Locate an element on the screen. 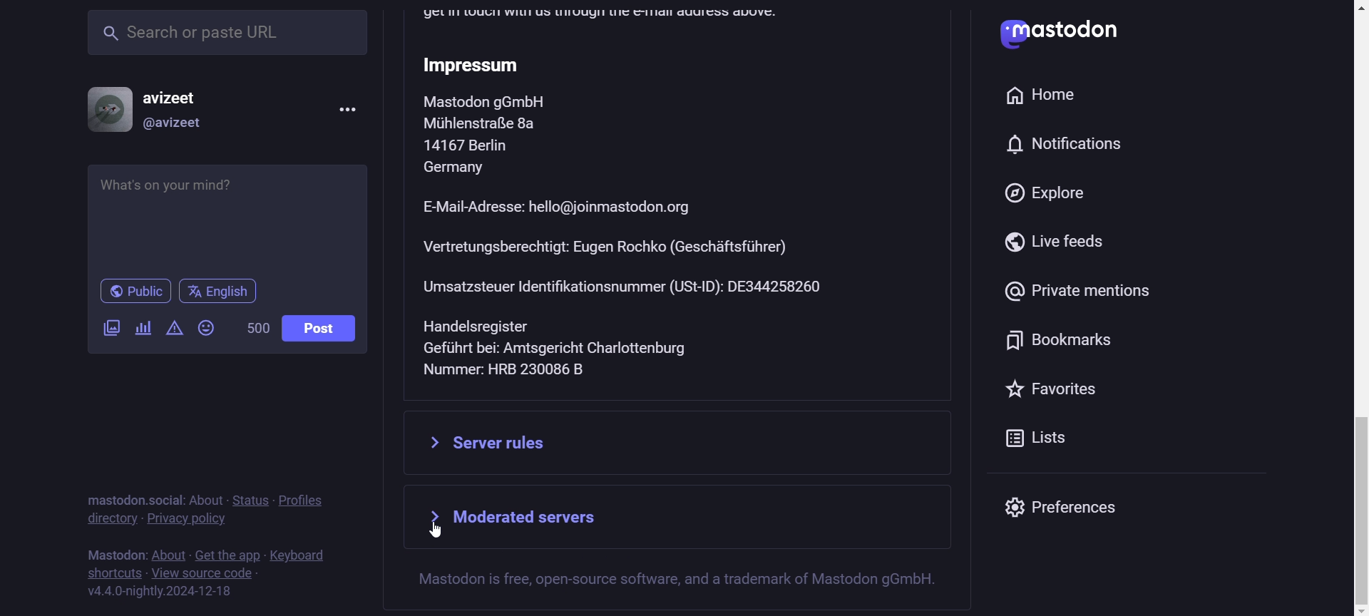  menu is located at coordinates (345, 108).